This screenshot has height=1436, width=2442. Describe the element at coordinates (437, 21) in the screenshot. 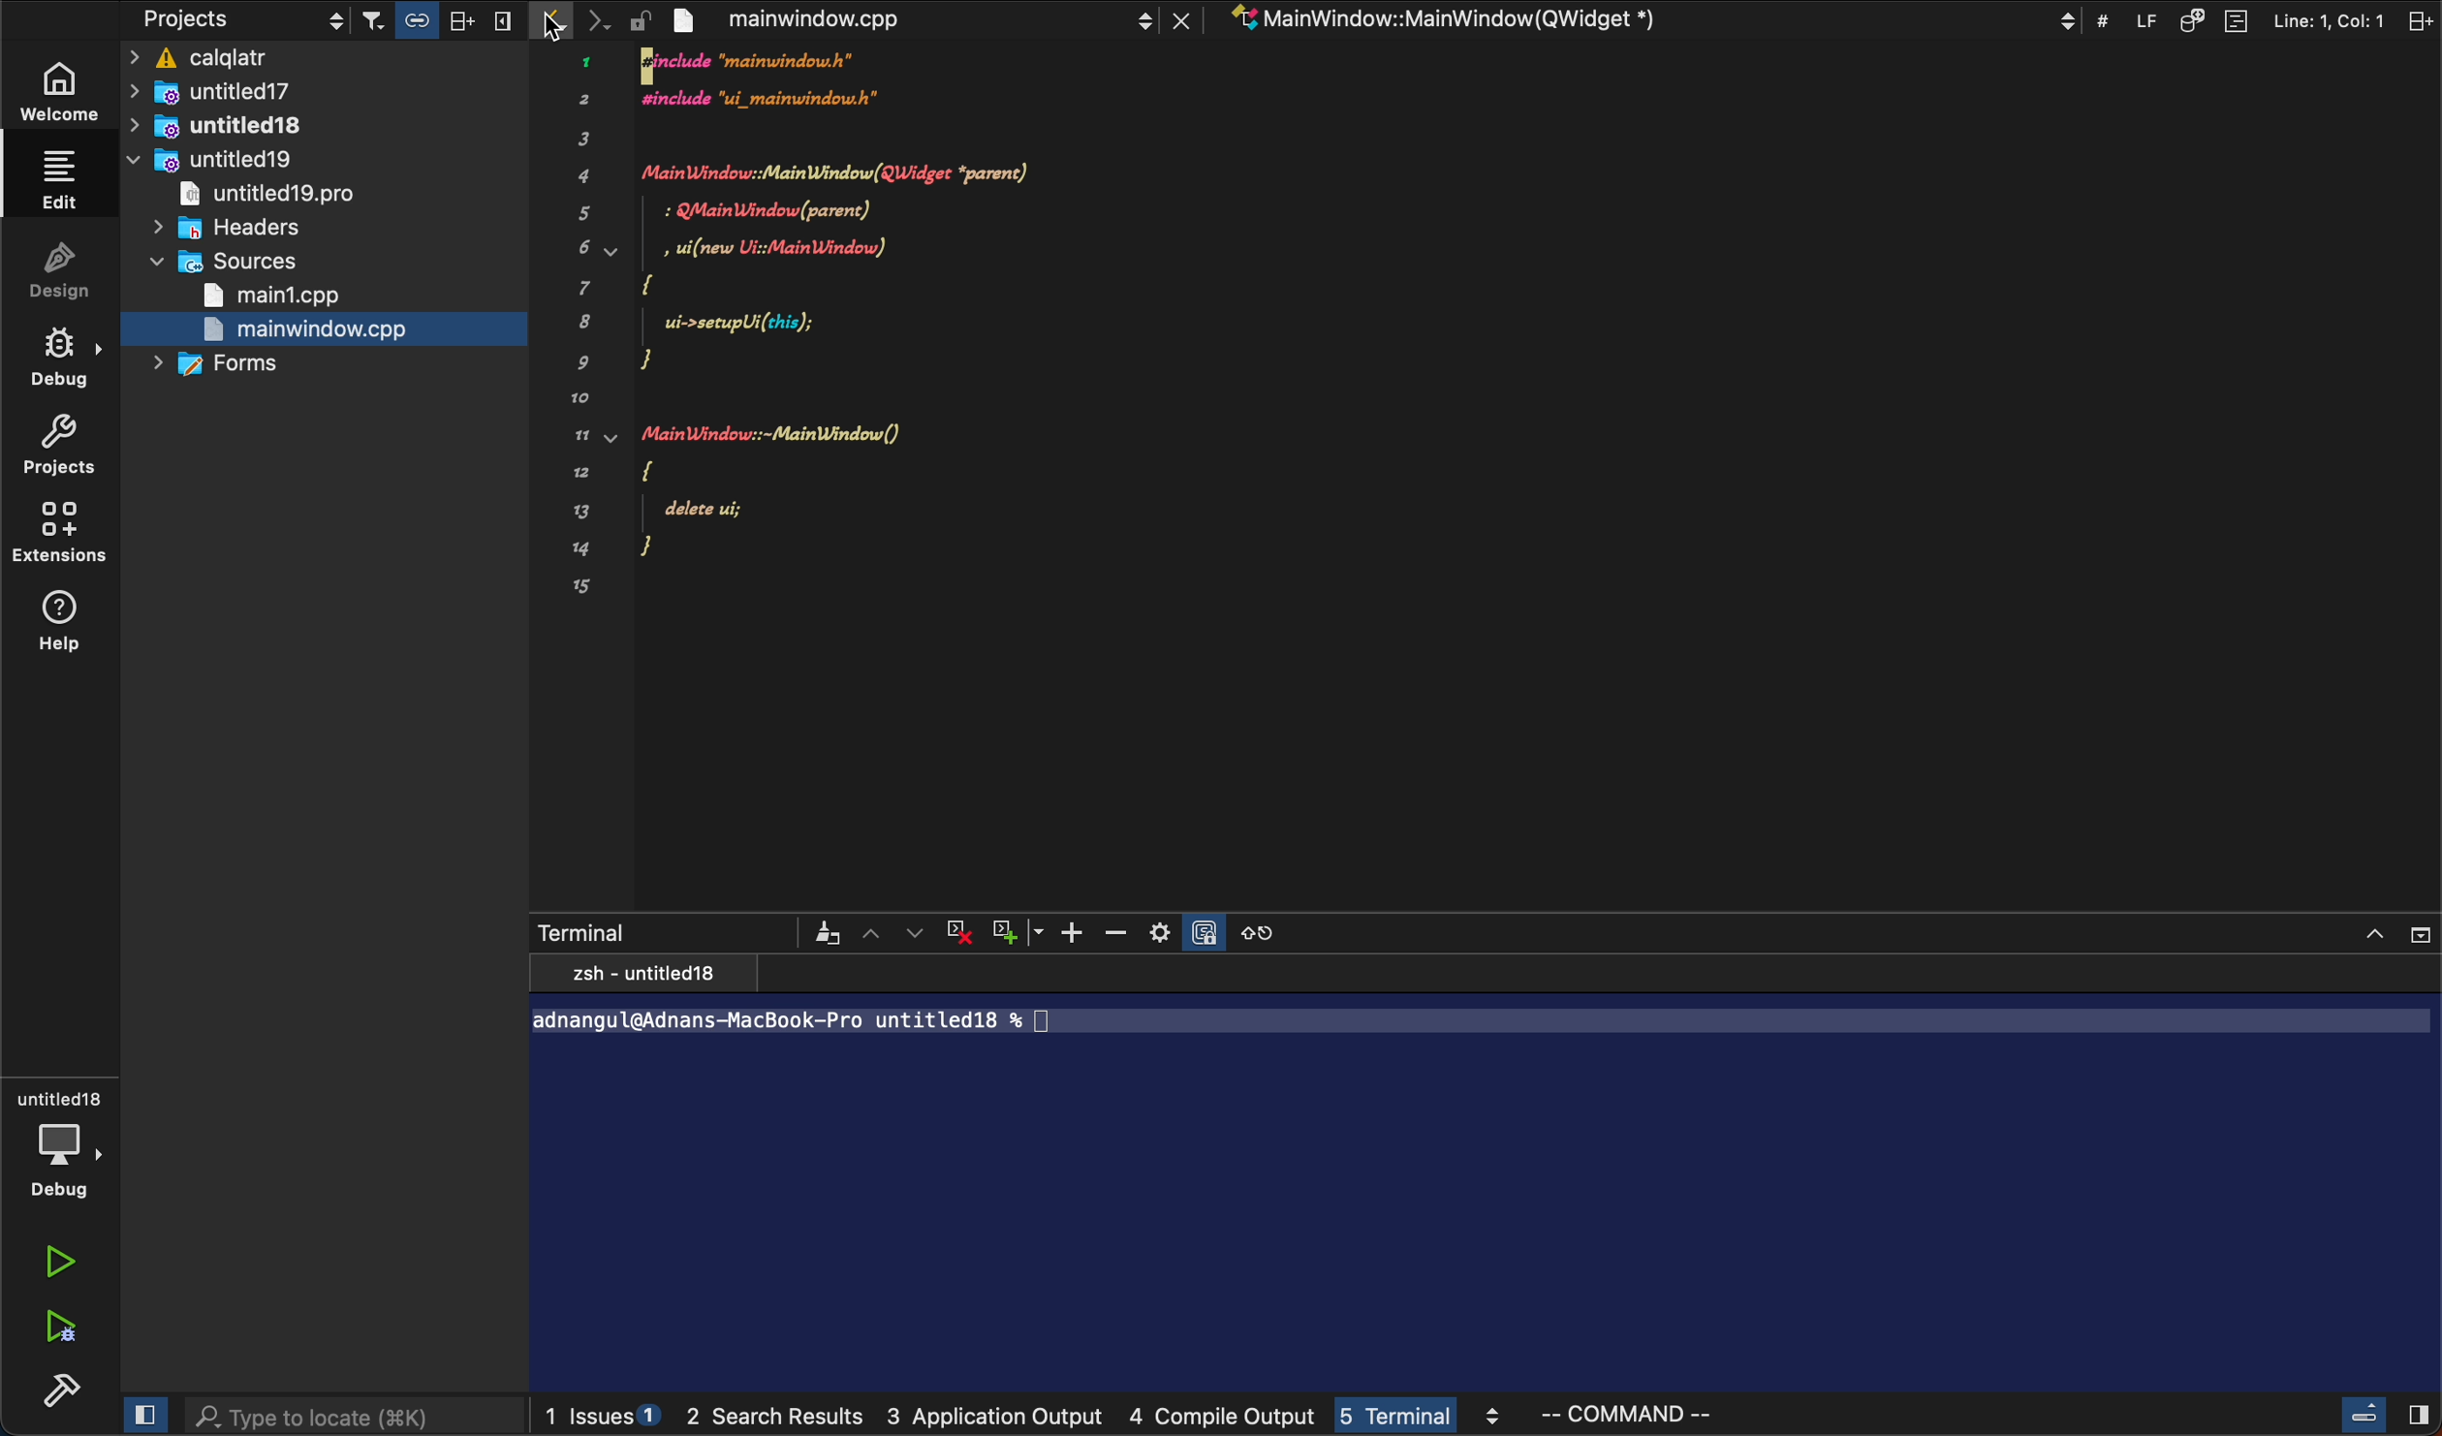

I see `filters` at that location.